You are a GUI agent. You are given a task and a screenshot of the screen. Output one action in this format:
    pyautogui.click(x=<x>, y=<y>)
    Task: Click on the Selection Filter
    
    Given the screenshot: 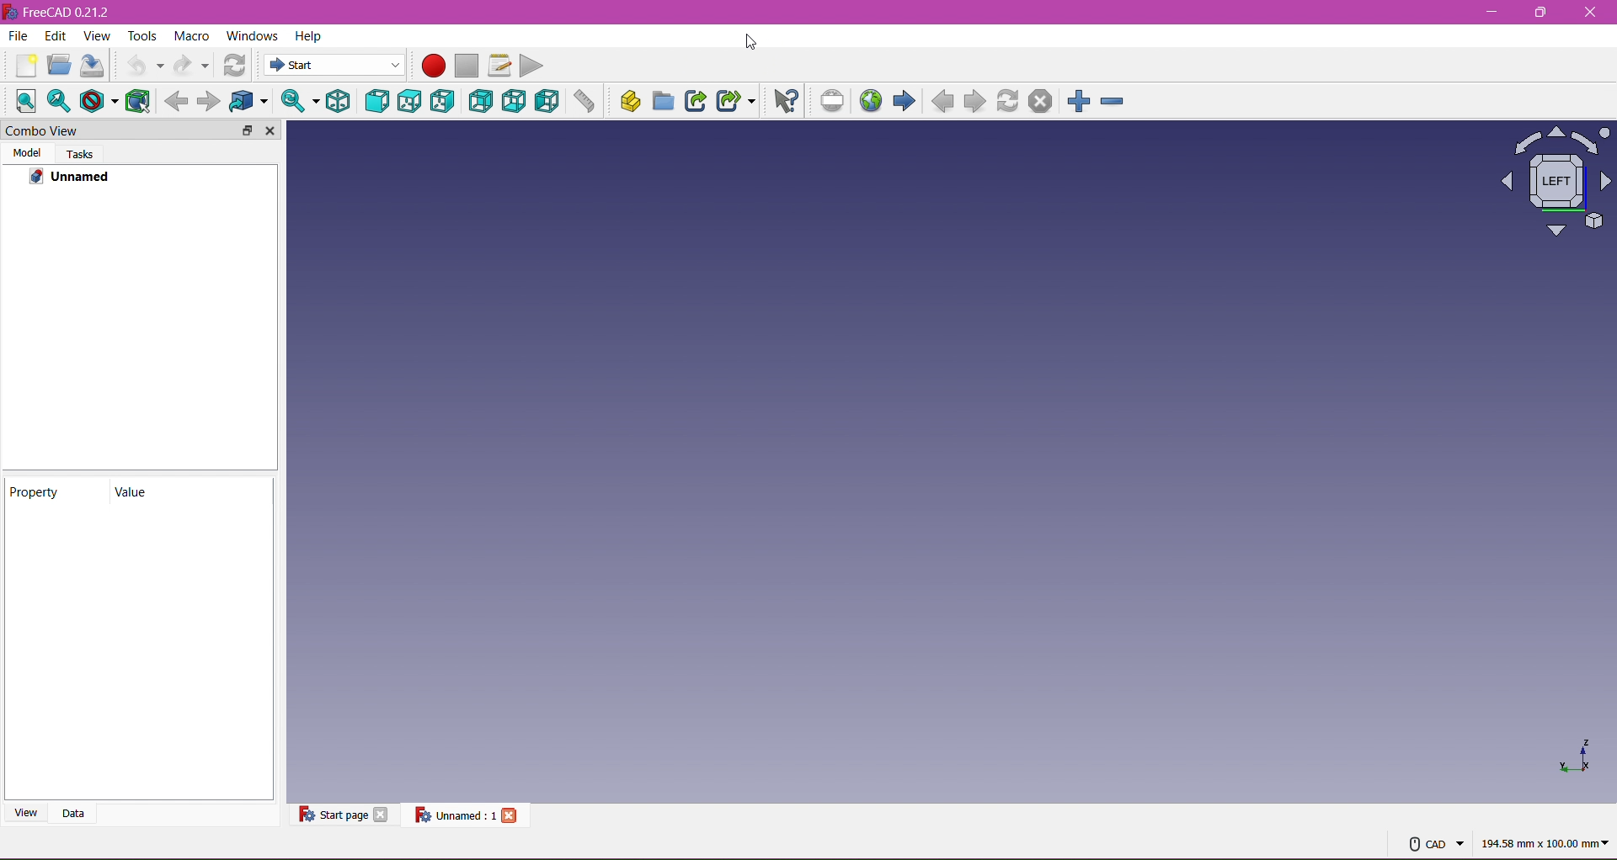 What is the action you would take?
    pyautogui.click(x=248, y=101)
    